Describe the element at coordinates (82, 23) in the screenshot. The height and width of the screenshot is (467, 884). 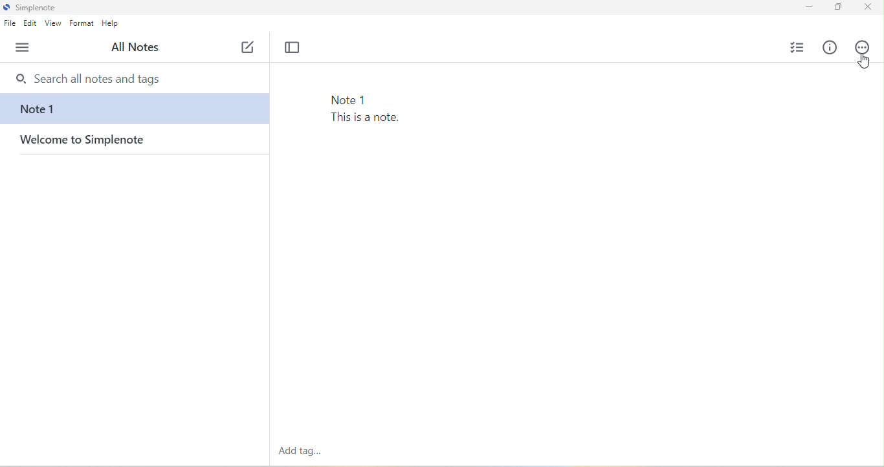
I see `format` at that location.